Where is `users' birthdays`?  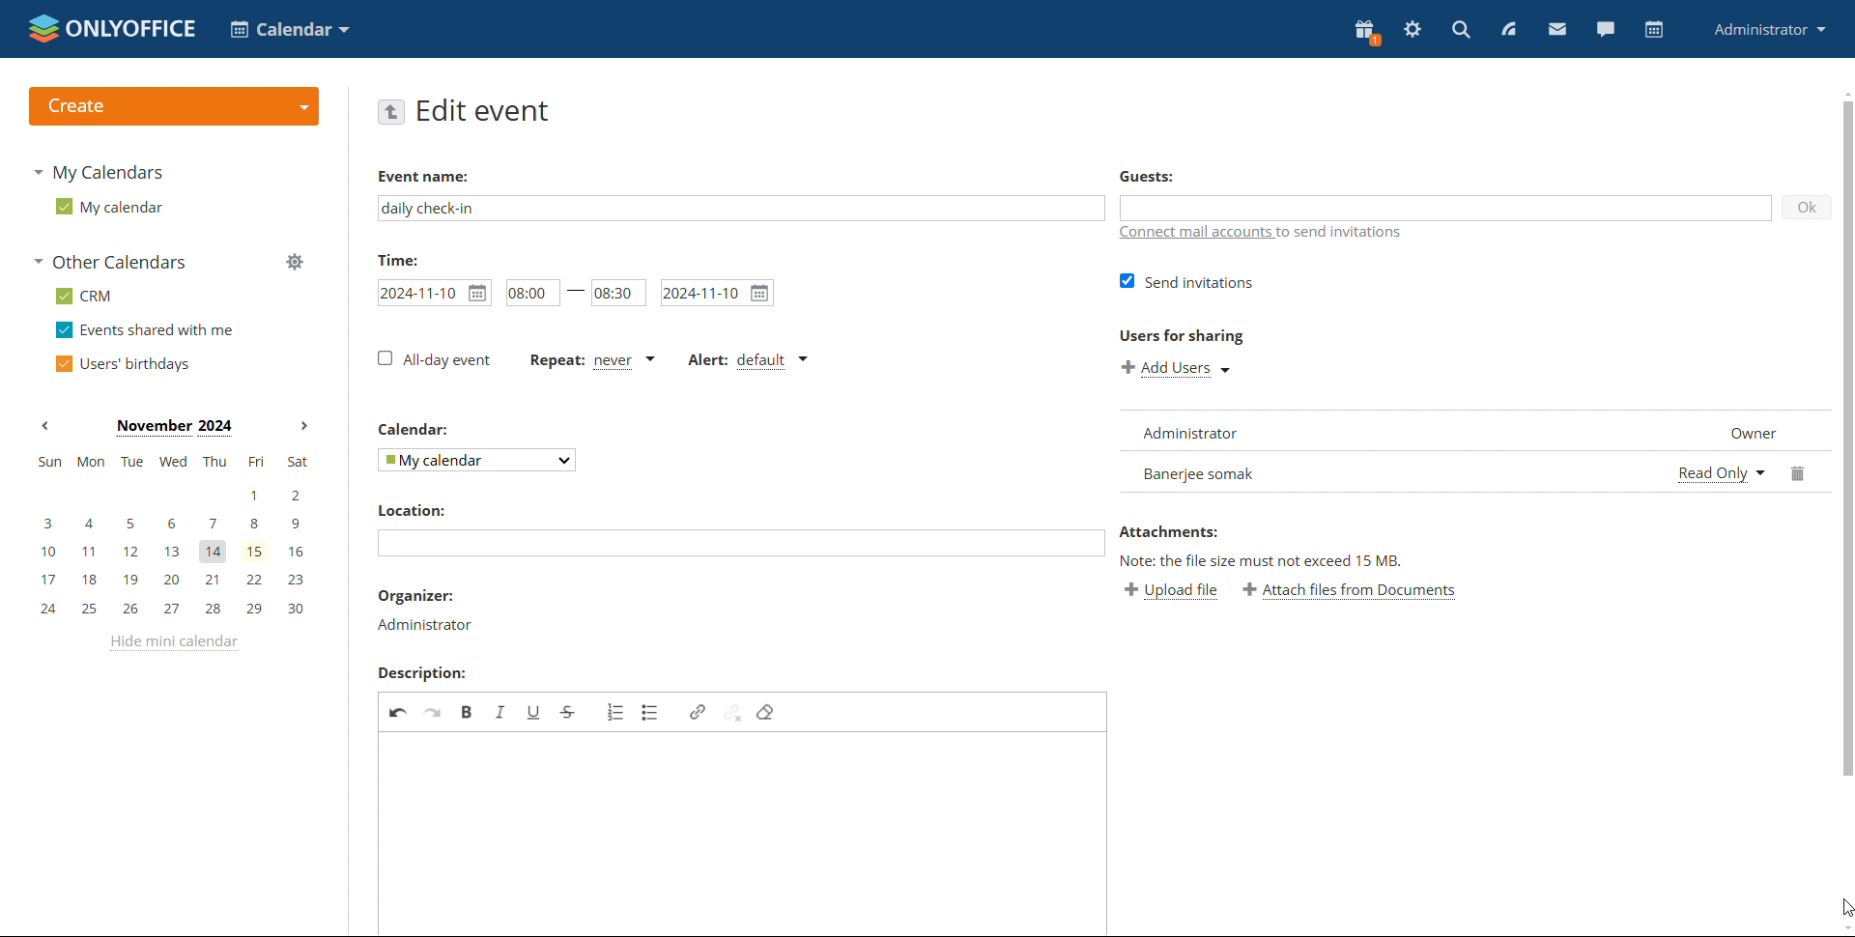
users' birthdays is located at coordinates (122, 363).